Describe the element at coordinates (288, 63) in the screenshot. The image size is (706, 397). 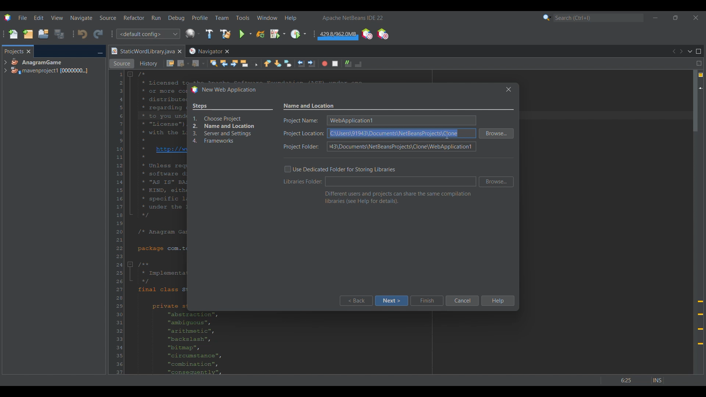
I see `Toggle bookmarks` at that location.